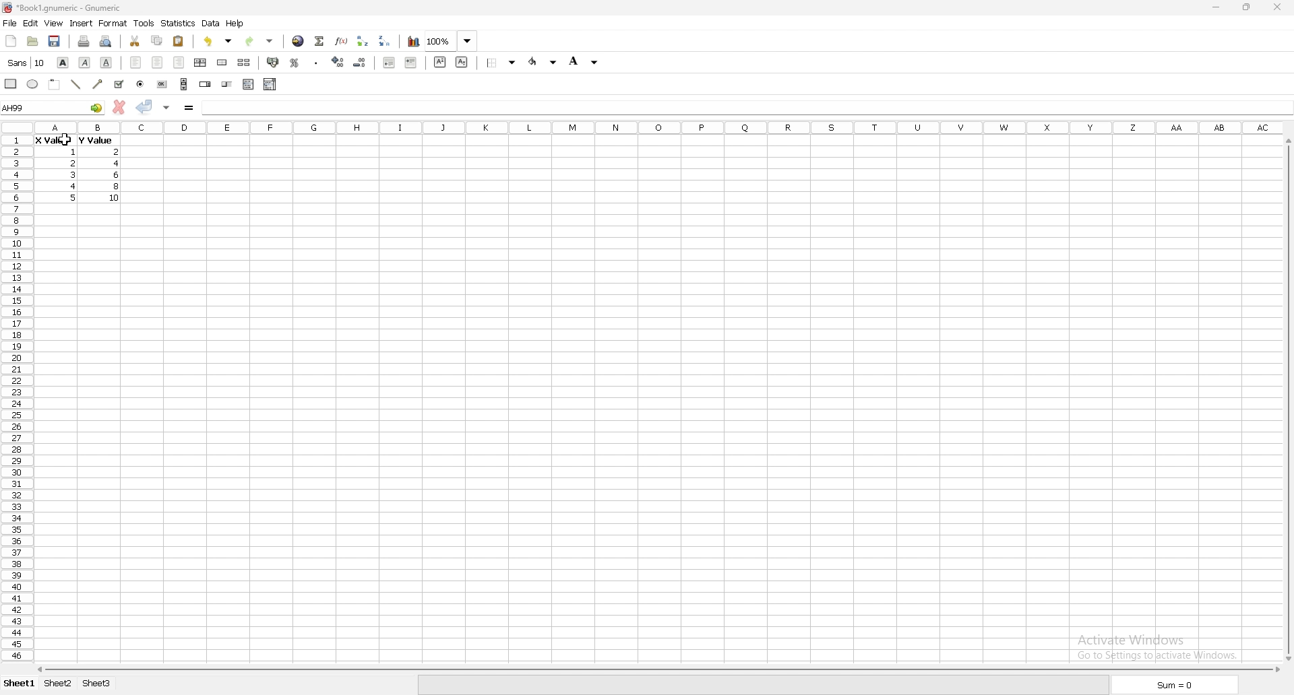  Describe the element at coordinates (118, 84) in the screenshot. I see `tickbox` at that location.